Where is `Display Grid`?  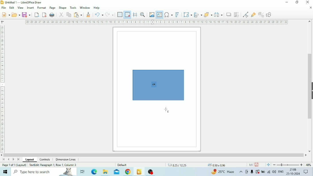
Display Grid is located at coordinates (120, 15).